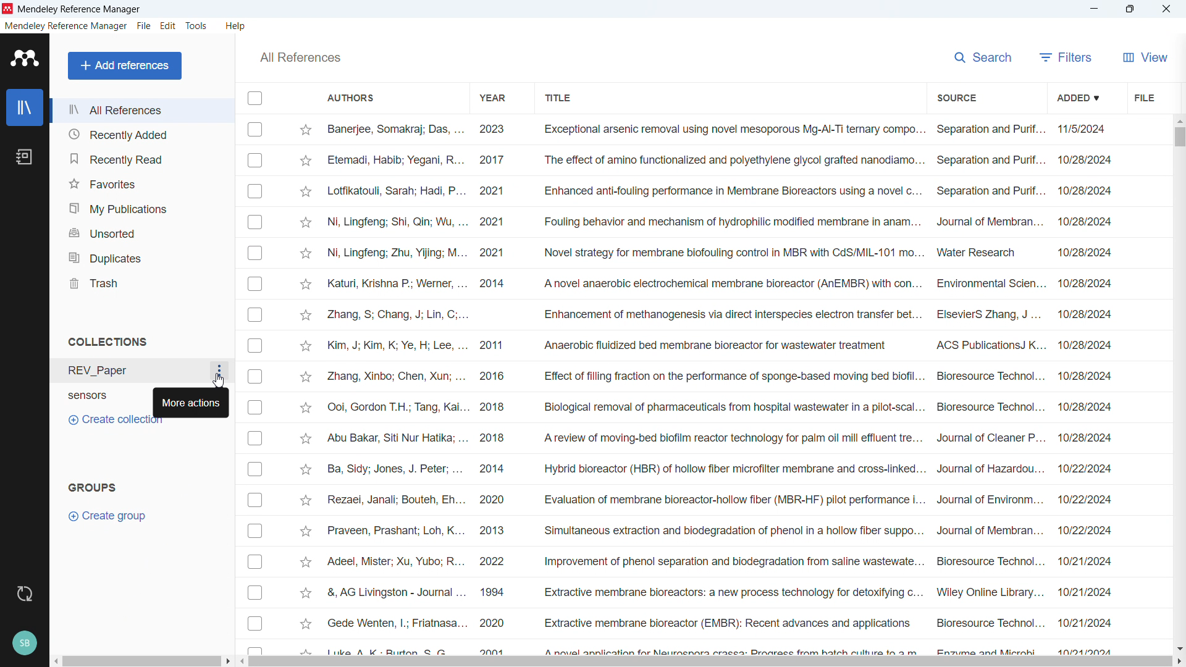 The image size is (1186, 667). What do you see at coordinates (25, 644) in the screenshot?
I see `Current Profile` at bounding box center [25, 644].